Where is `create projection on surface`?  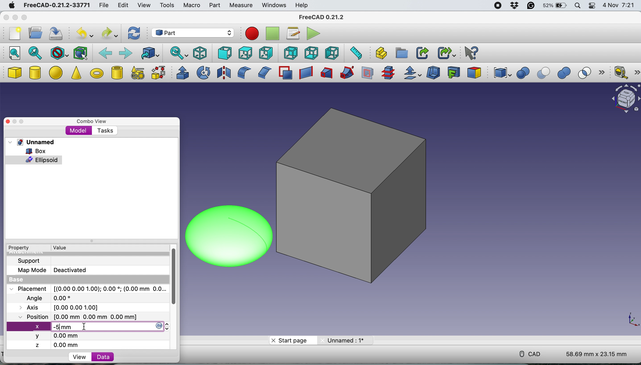 create projection on surface is located at coordinates (454, 72).